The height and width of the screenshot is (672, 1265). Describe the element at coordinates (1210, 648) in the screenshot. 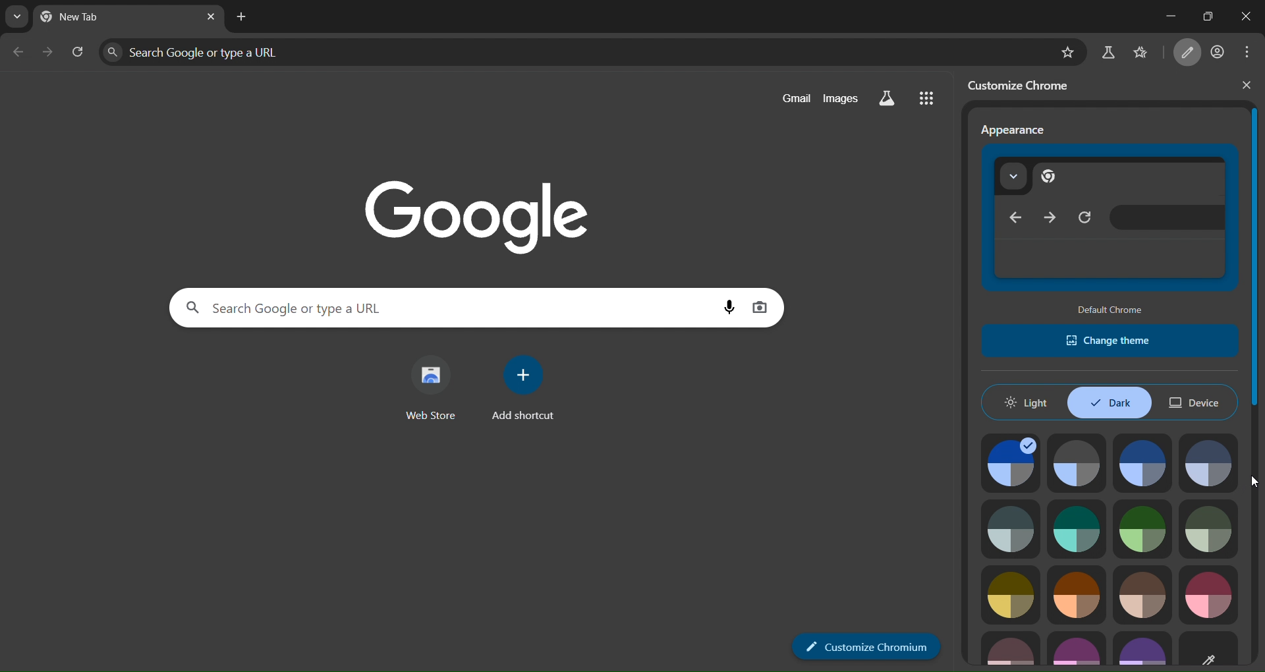

I see `image` at that location.